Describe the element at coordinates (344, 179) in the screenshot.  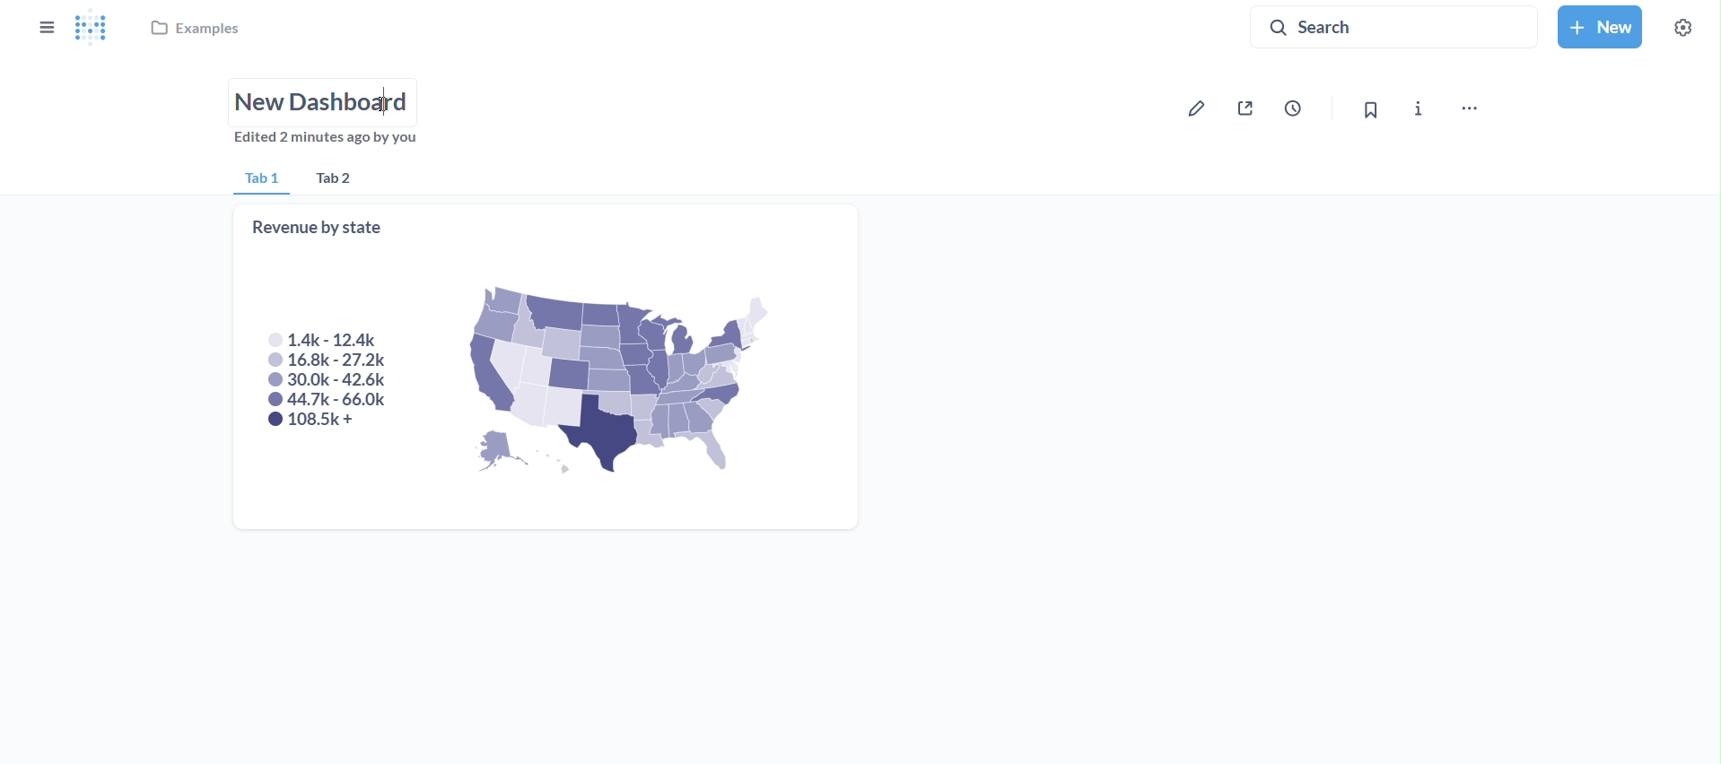
I see `tab 2` at that location.